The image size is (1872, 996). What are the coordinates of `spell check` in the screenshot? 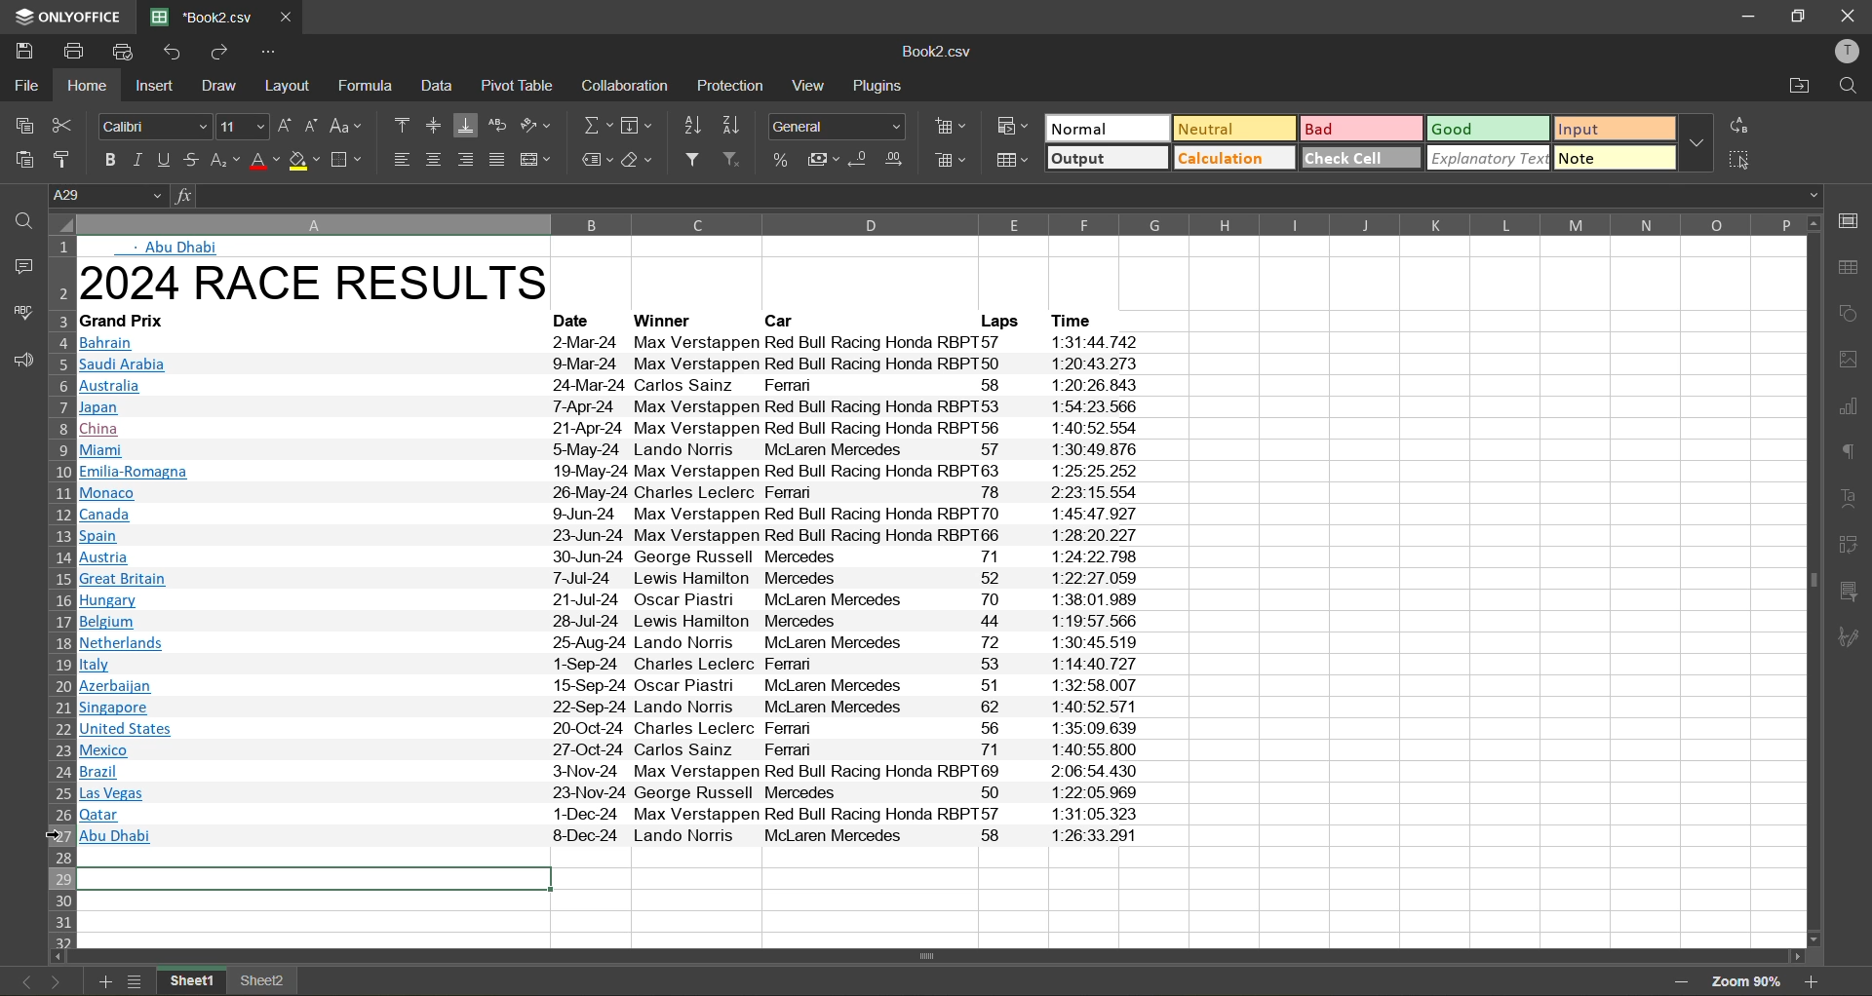 It's located at (21, 310).